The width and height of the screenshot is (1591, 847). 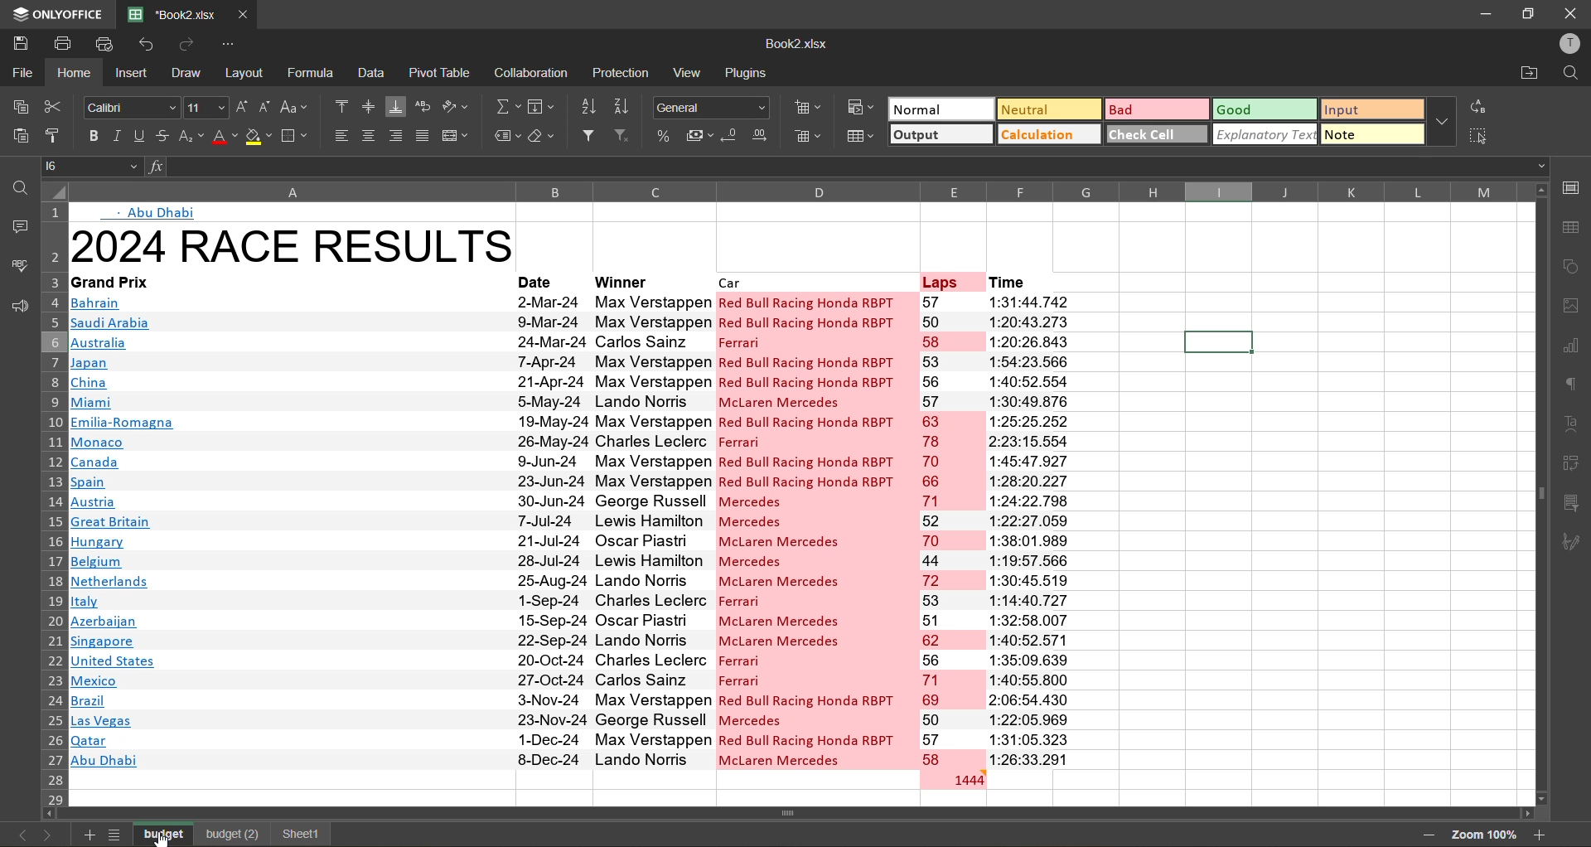 What do you see at coordinates (160, 840) in the screenshot?
I see `cursor` at bounding box center [160, 840].